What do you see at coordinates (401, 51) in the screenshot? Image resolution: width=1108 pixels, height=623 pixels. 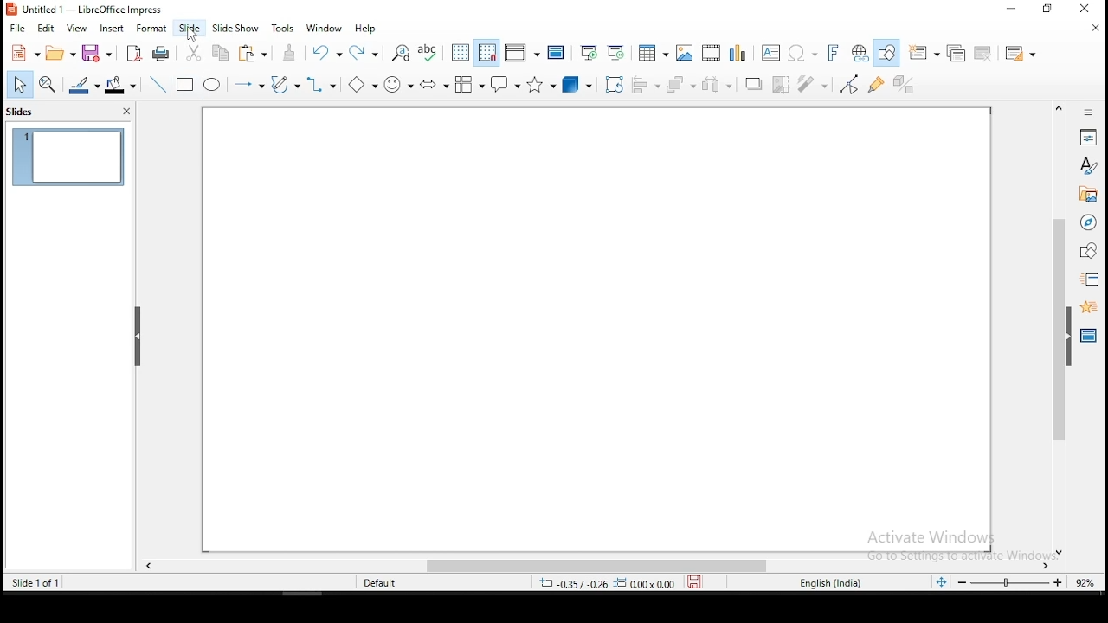 I see `find and replace` at bounding box center [401, 51].